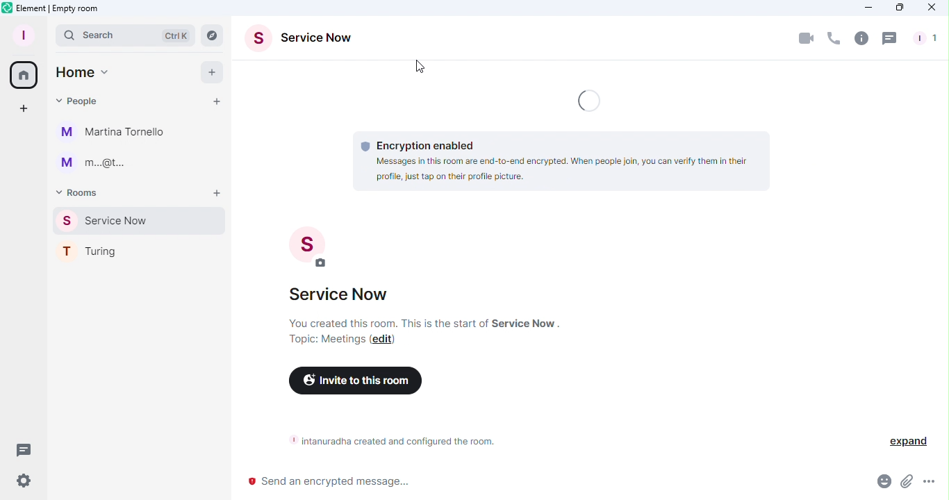 Image resolution: width=949 pixels, height=500 pixels. I want to click on Settings, so click(24, 481).